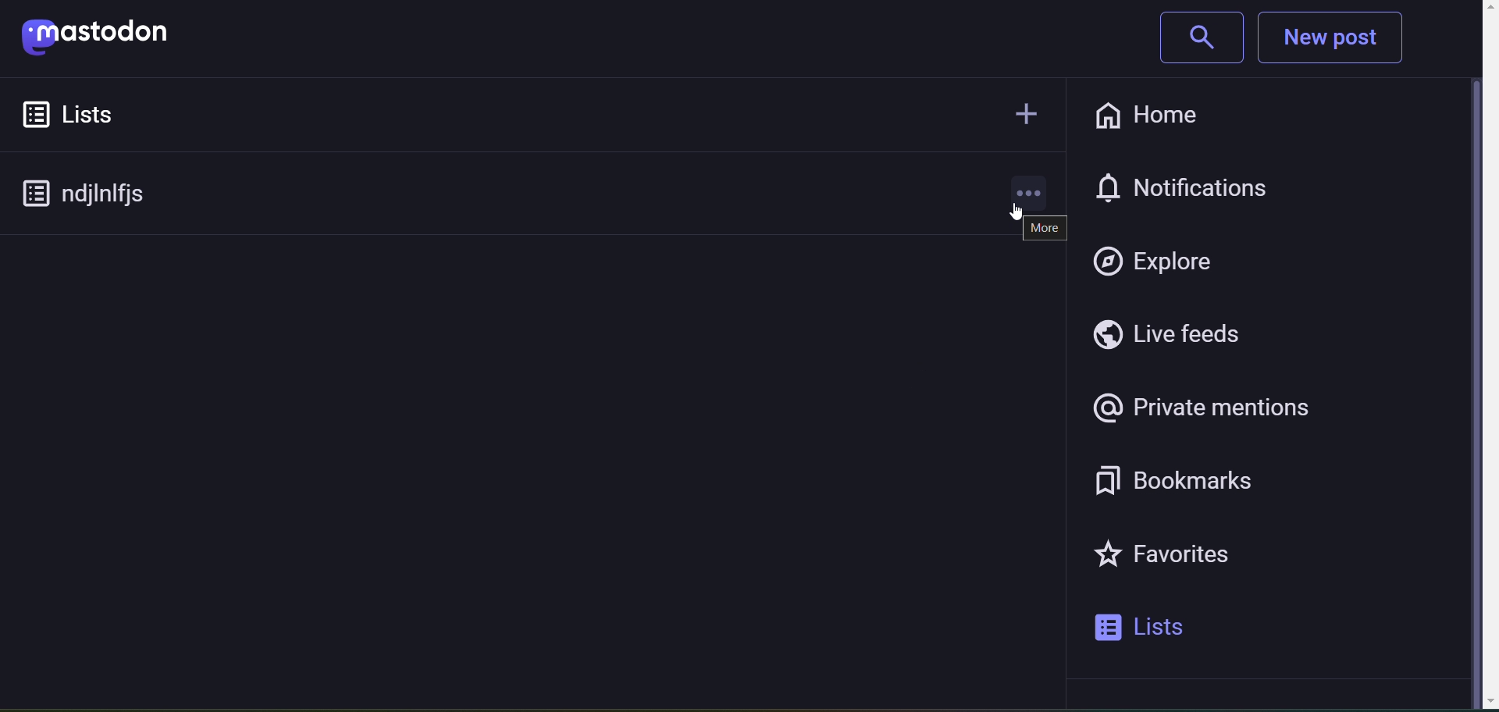 The image size is (1499, 712). Describe the element at coordinates (1160, 629) in the screenshot. I see `lists` at that location.